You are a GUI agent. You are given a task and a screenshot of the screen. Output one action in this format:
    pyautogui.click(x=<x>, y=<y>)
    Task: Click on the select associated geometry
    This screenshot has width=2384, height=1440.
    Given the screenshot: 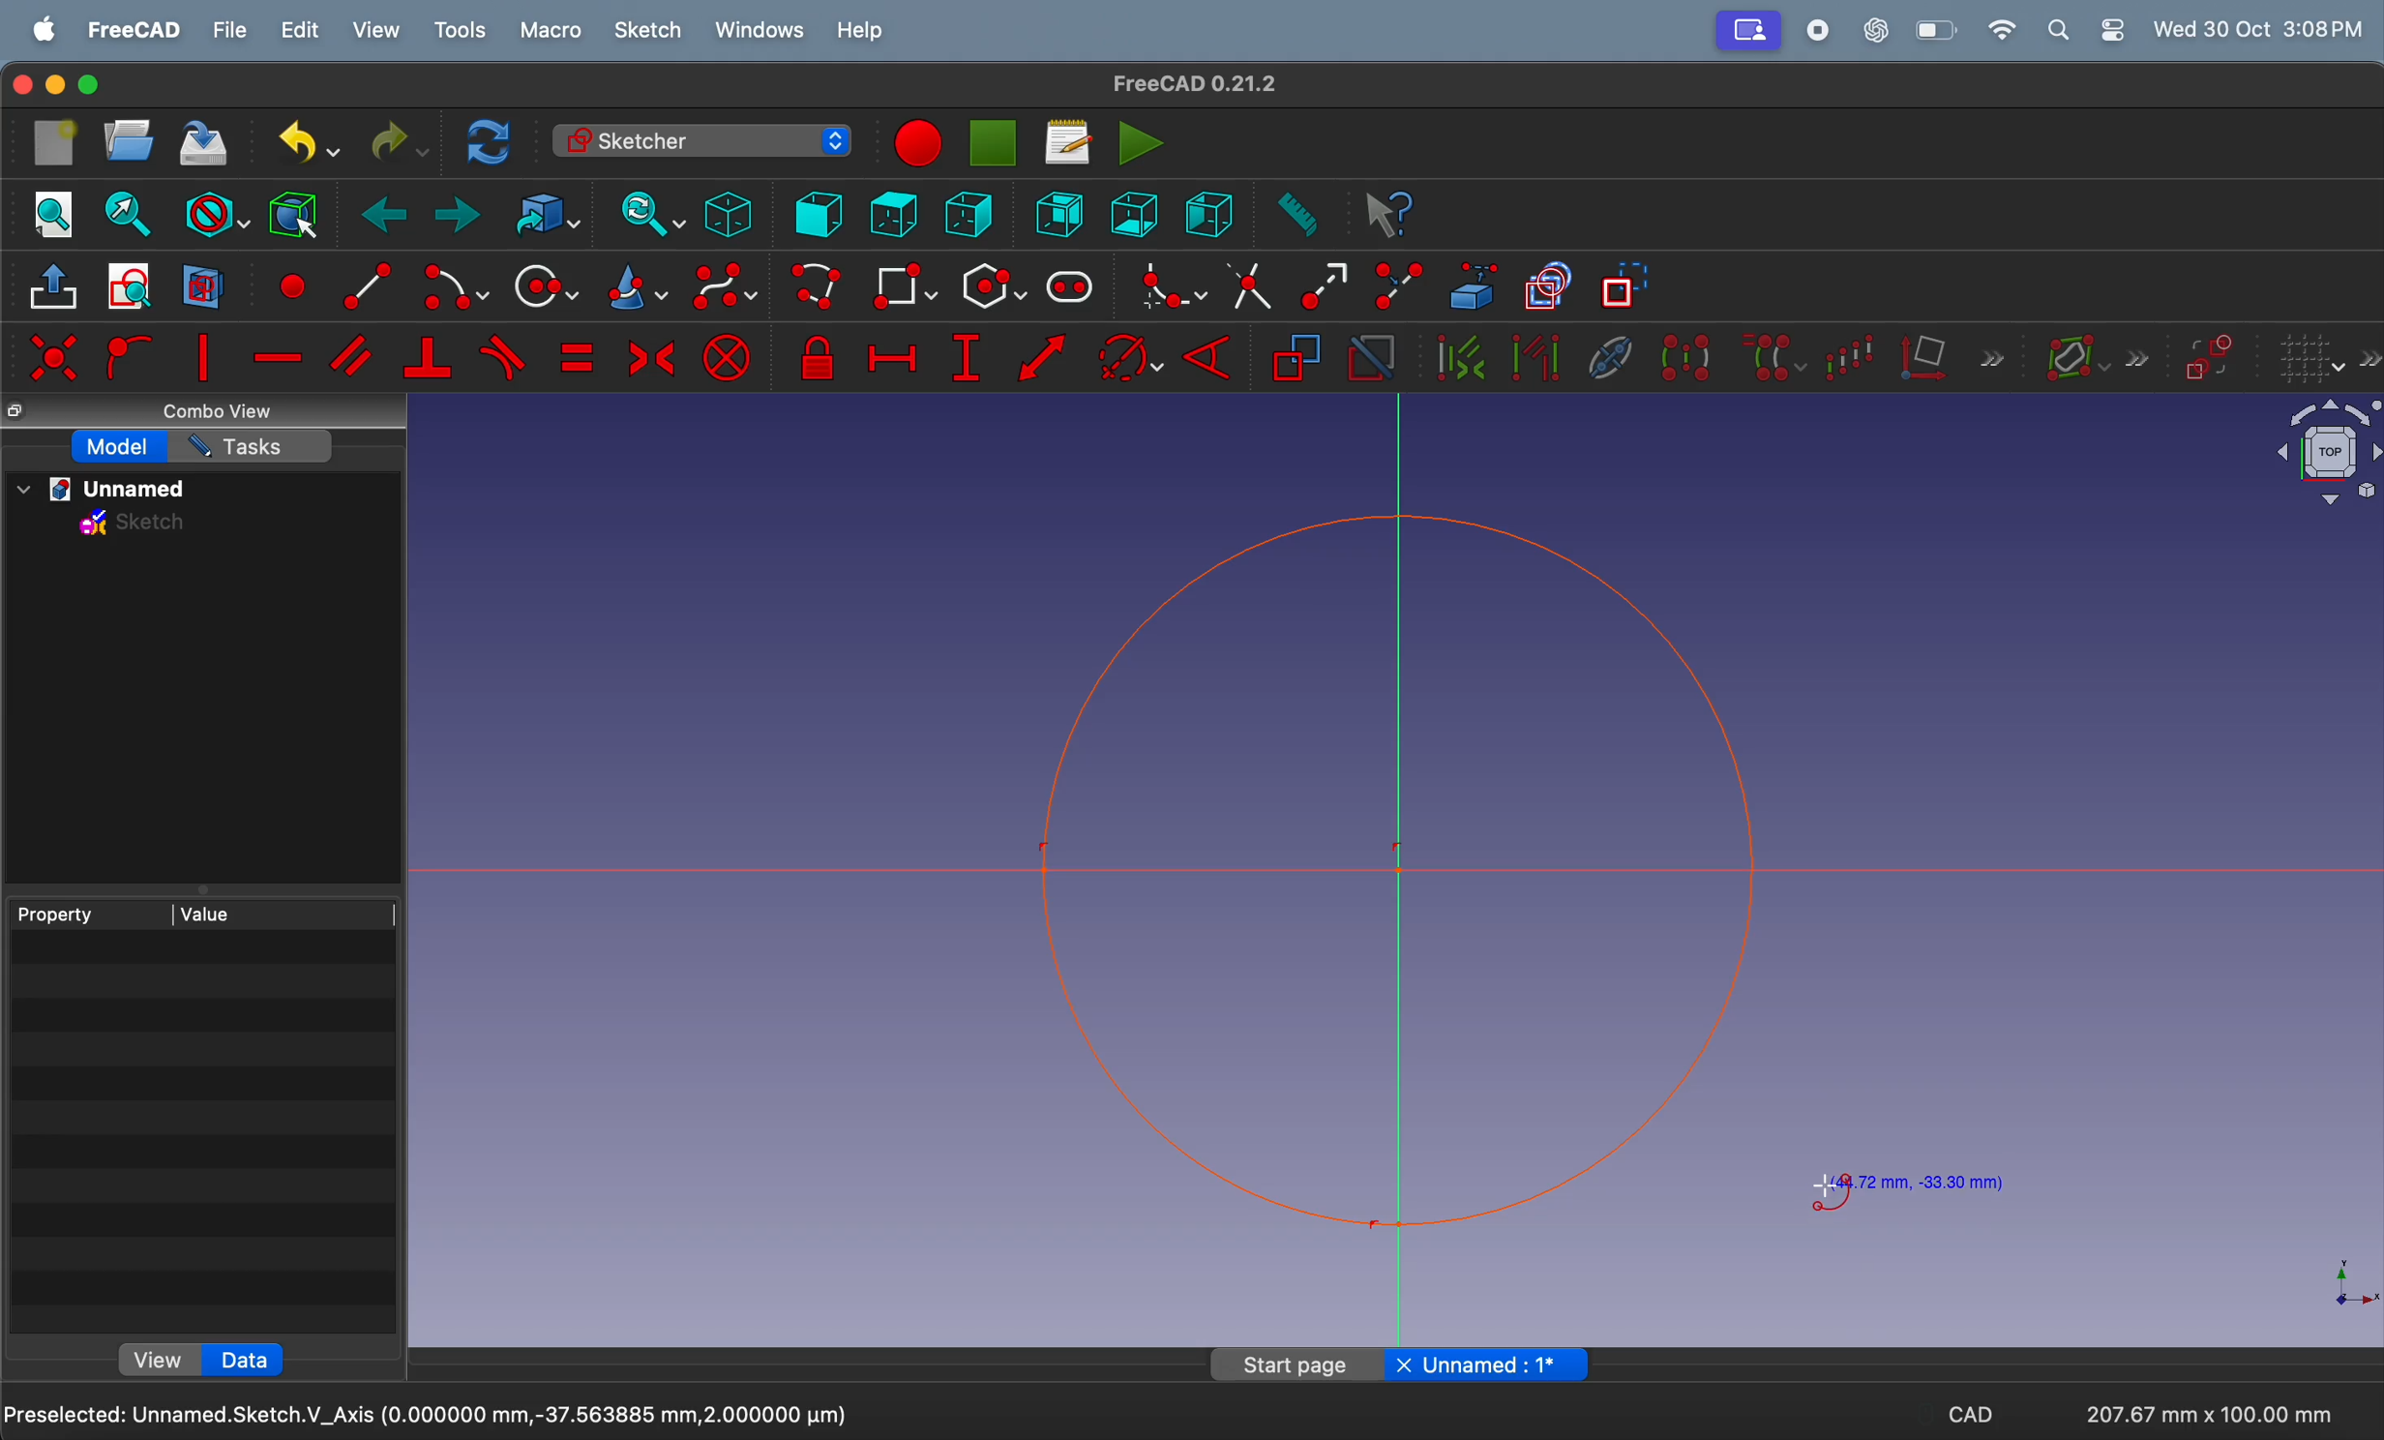 What is the action you would take?
    pyautogui.click(x=1535, y=360)
    